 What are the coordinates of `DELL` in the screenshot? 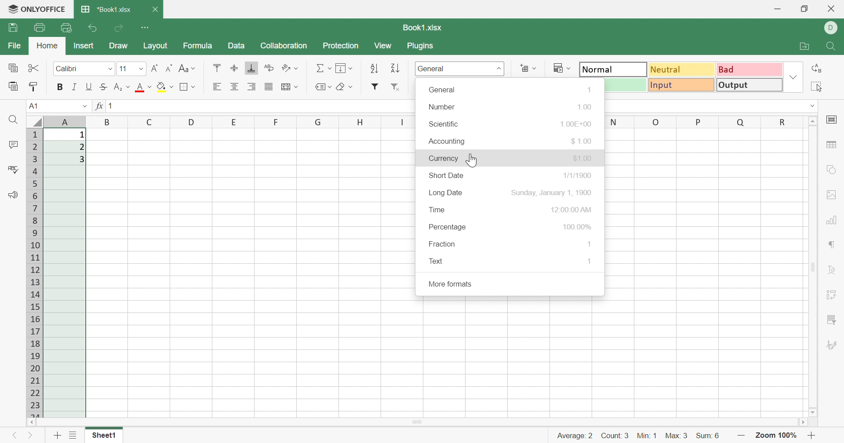 It's located at (833, 28).